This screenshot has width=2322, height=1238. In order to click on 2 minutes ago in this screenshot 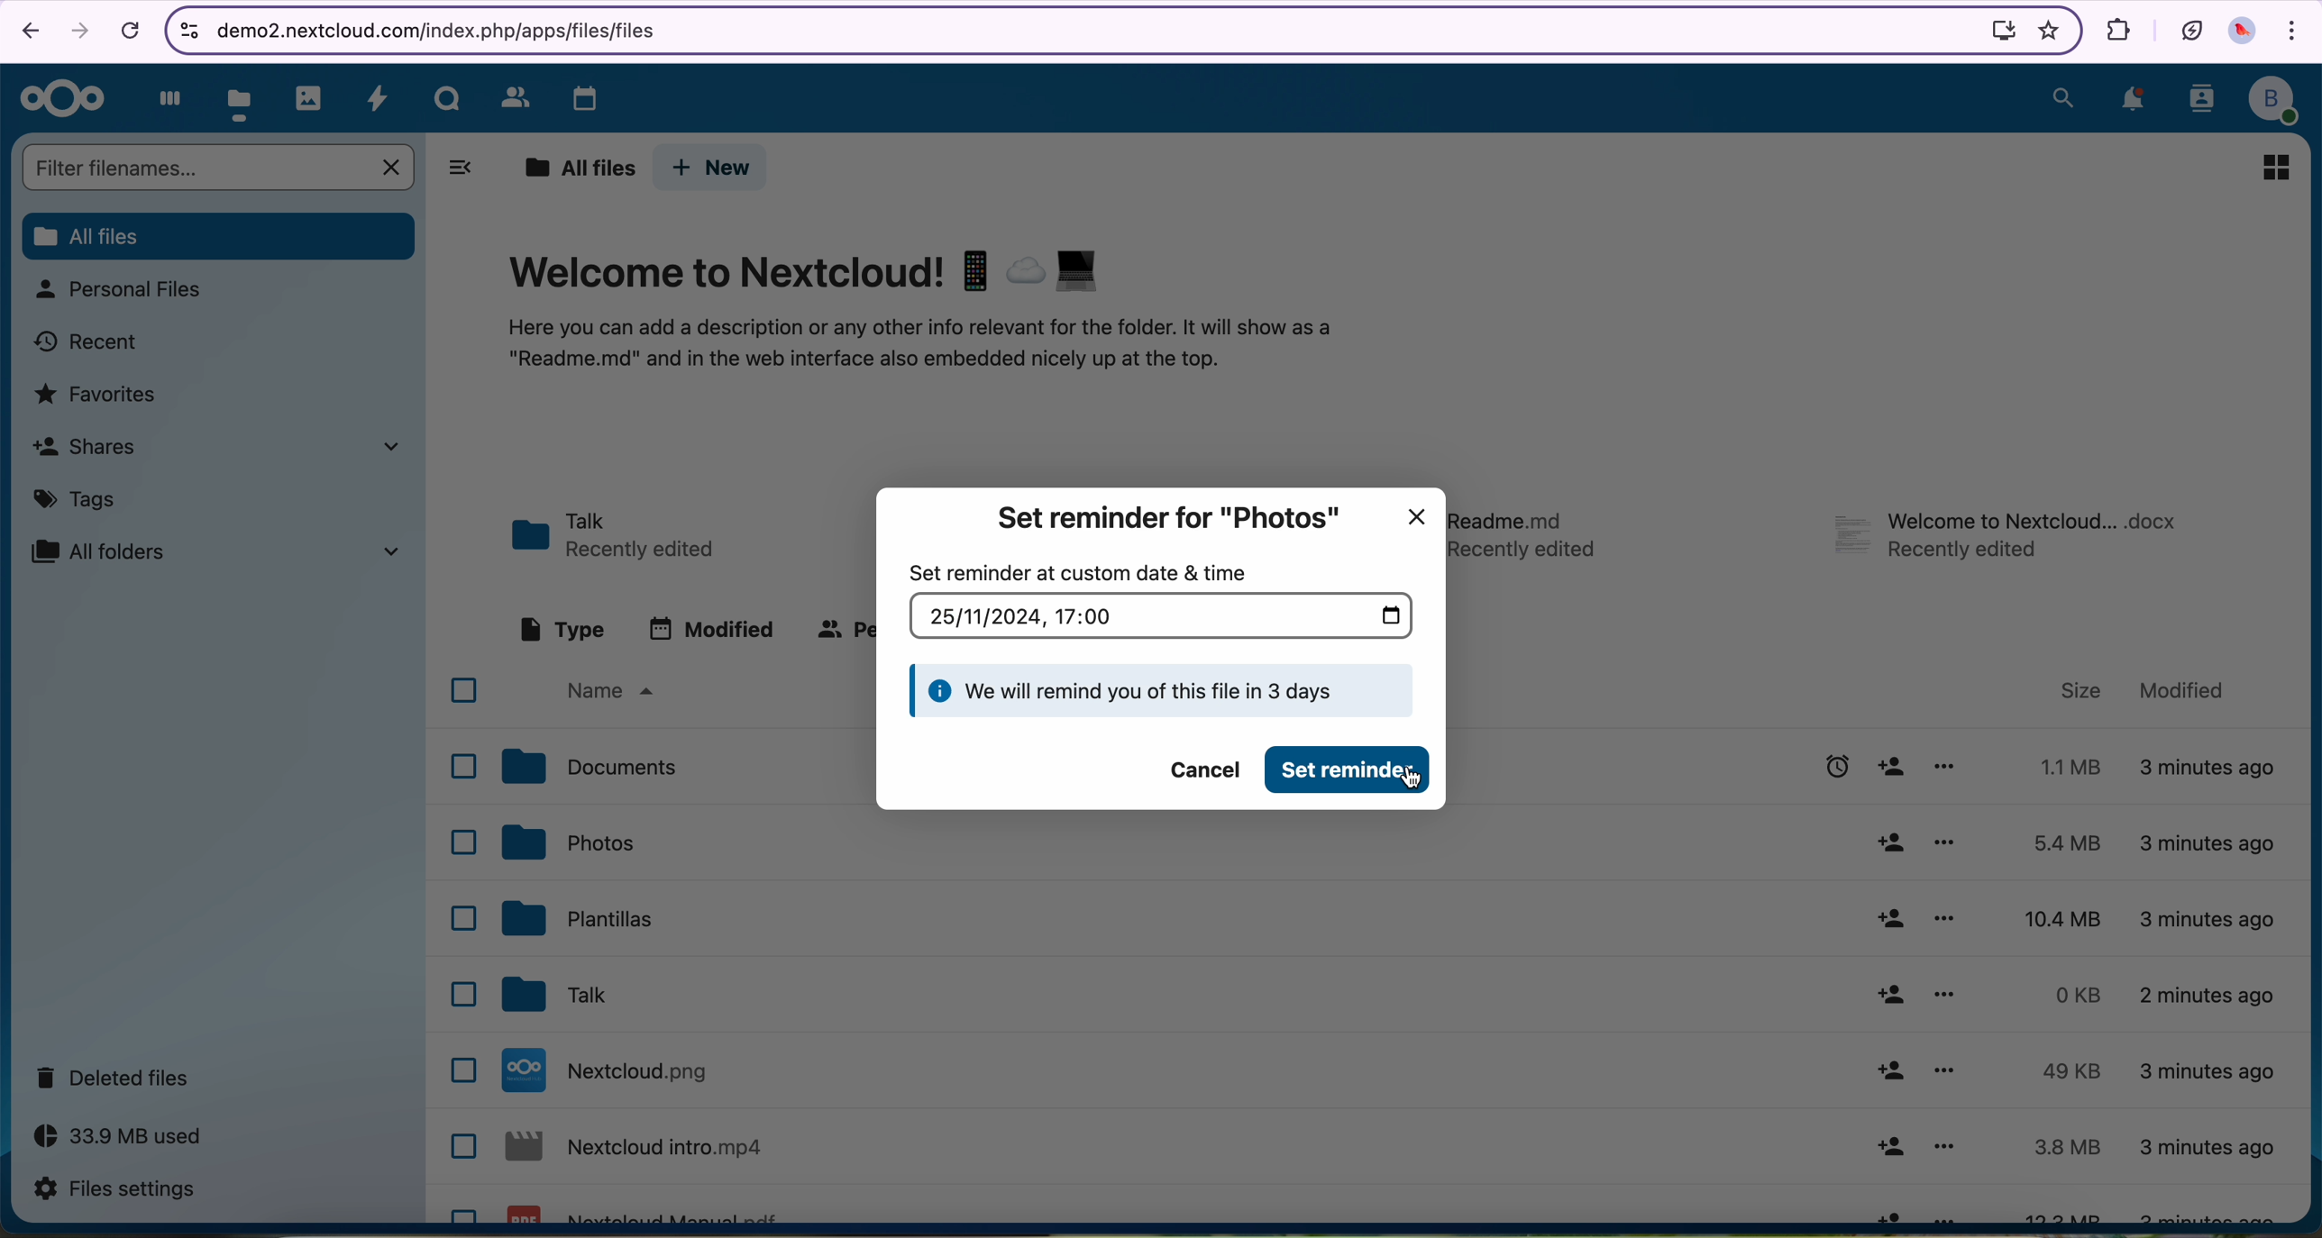, I will do `click(2211, 770)`.